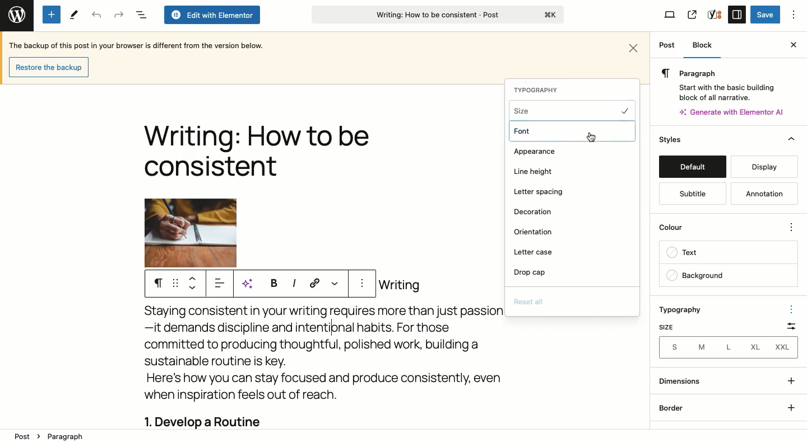  Describe the element at coordinates (21, 436) in the screenshot. I see `Post` at that location.